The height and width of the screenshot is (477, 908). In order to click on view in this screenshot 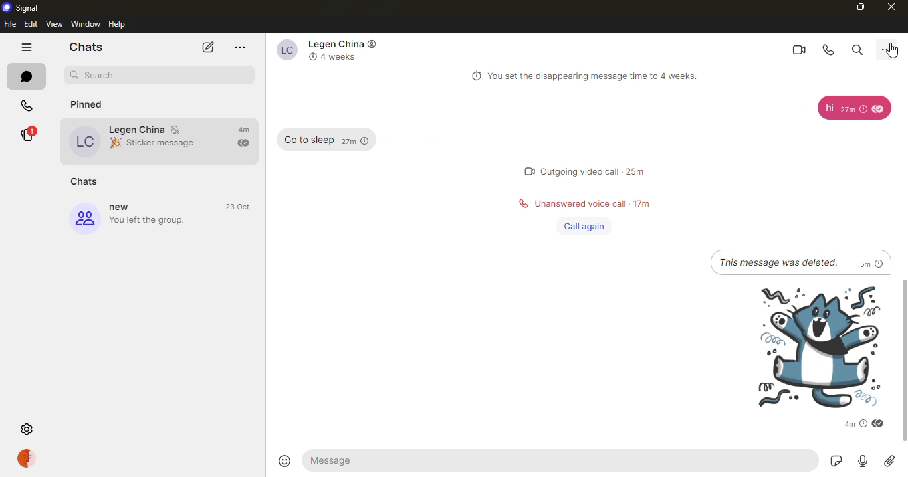, I will do `click(55, 23)`.